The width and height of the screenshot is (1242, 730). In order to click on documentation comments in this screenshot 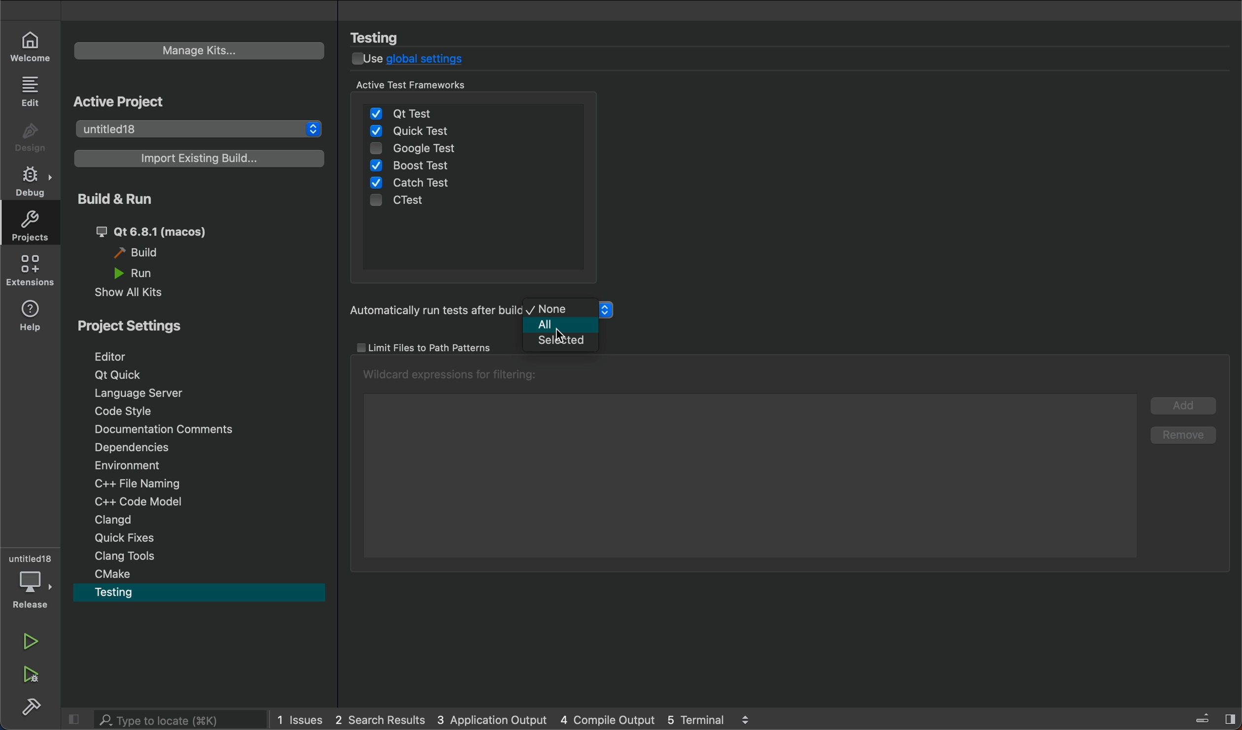, I will do `click(168, 428)`.